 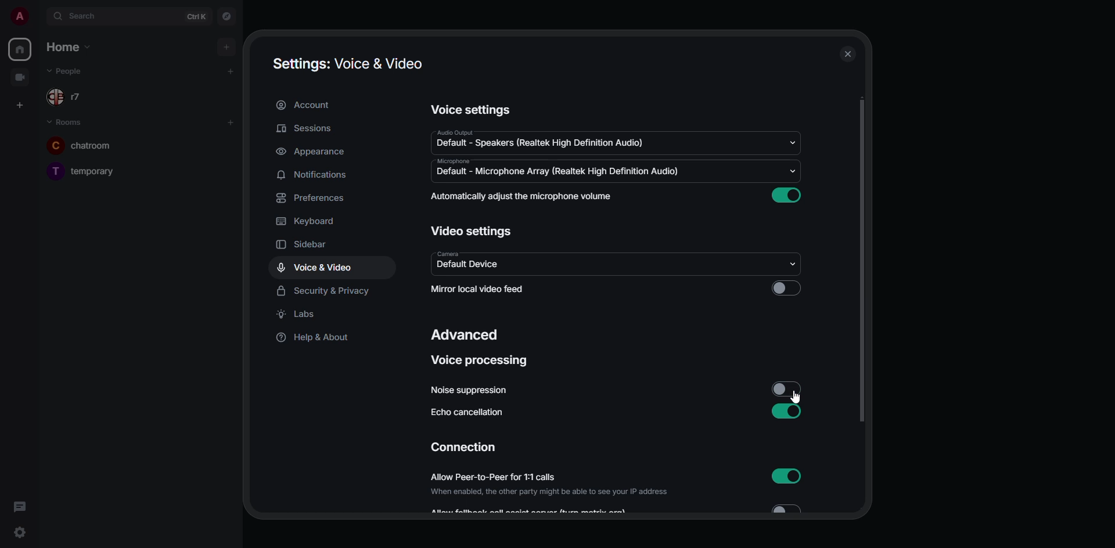 What do you see at coordinates (523, 197) in the screenshot?
I see `automatically adjust mic volume` at bounding box center [523, 197].